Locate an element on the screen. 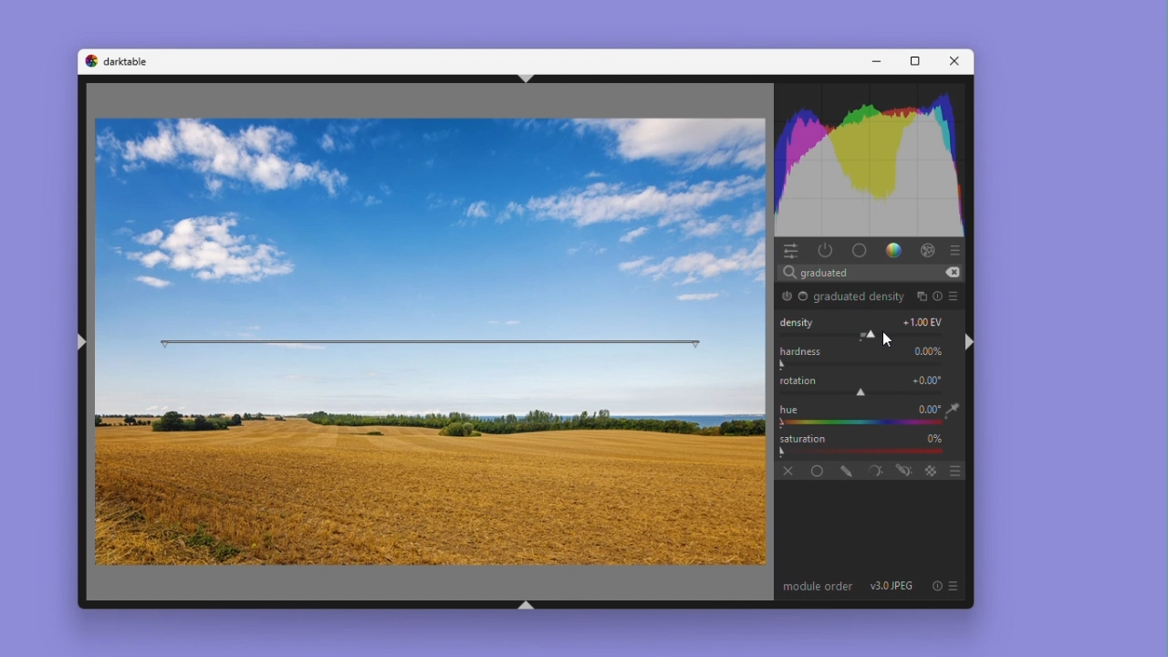 This screenshot has width=1168, height=657. Maximise is located at coordinates (912, 62).